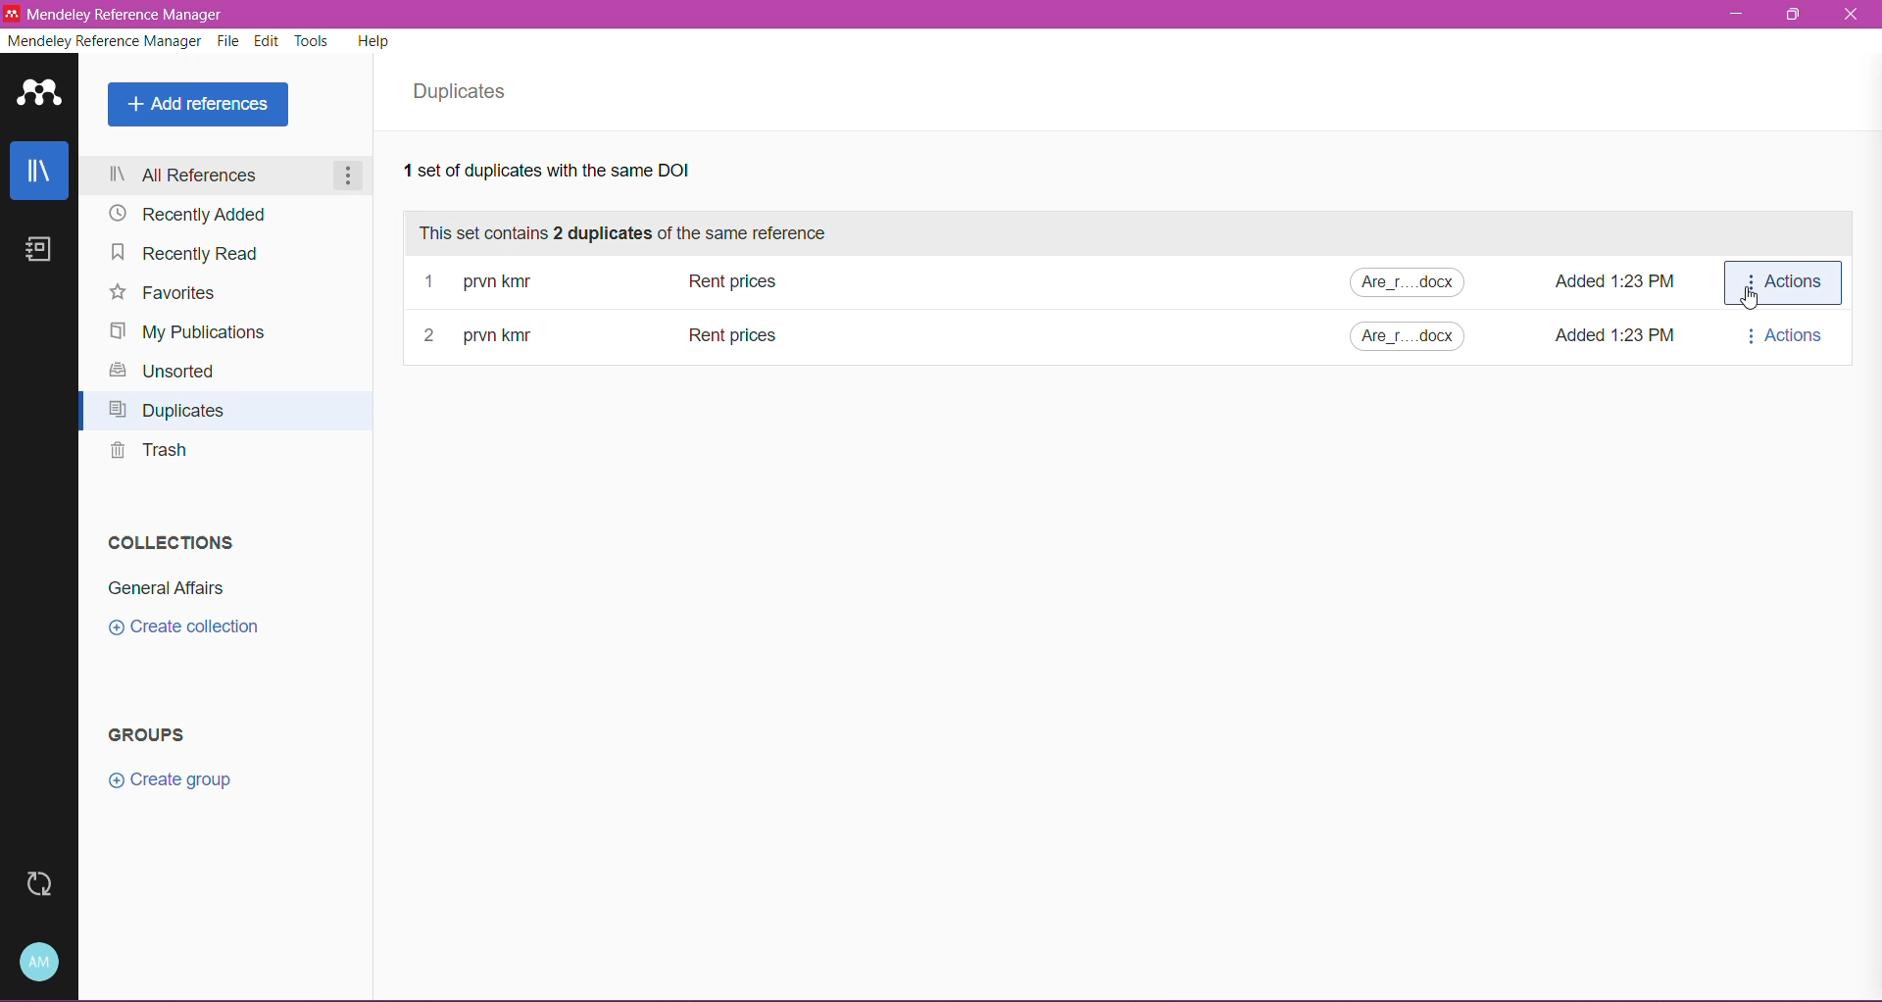  Describe the element at coordinates (148, 455) in the screenshot. I see `Trash` at that location.